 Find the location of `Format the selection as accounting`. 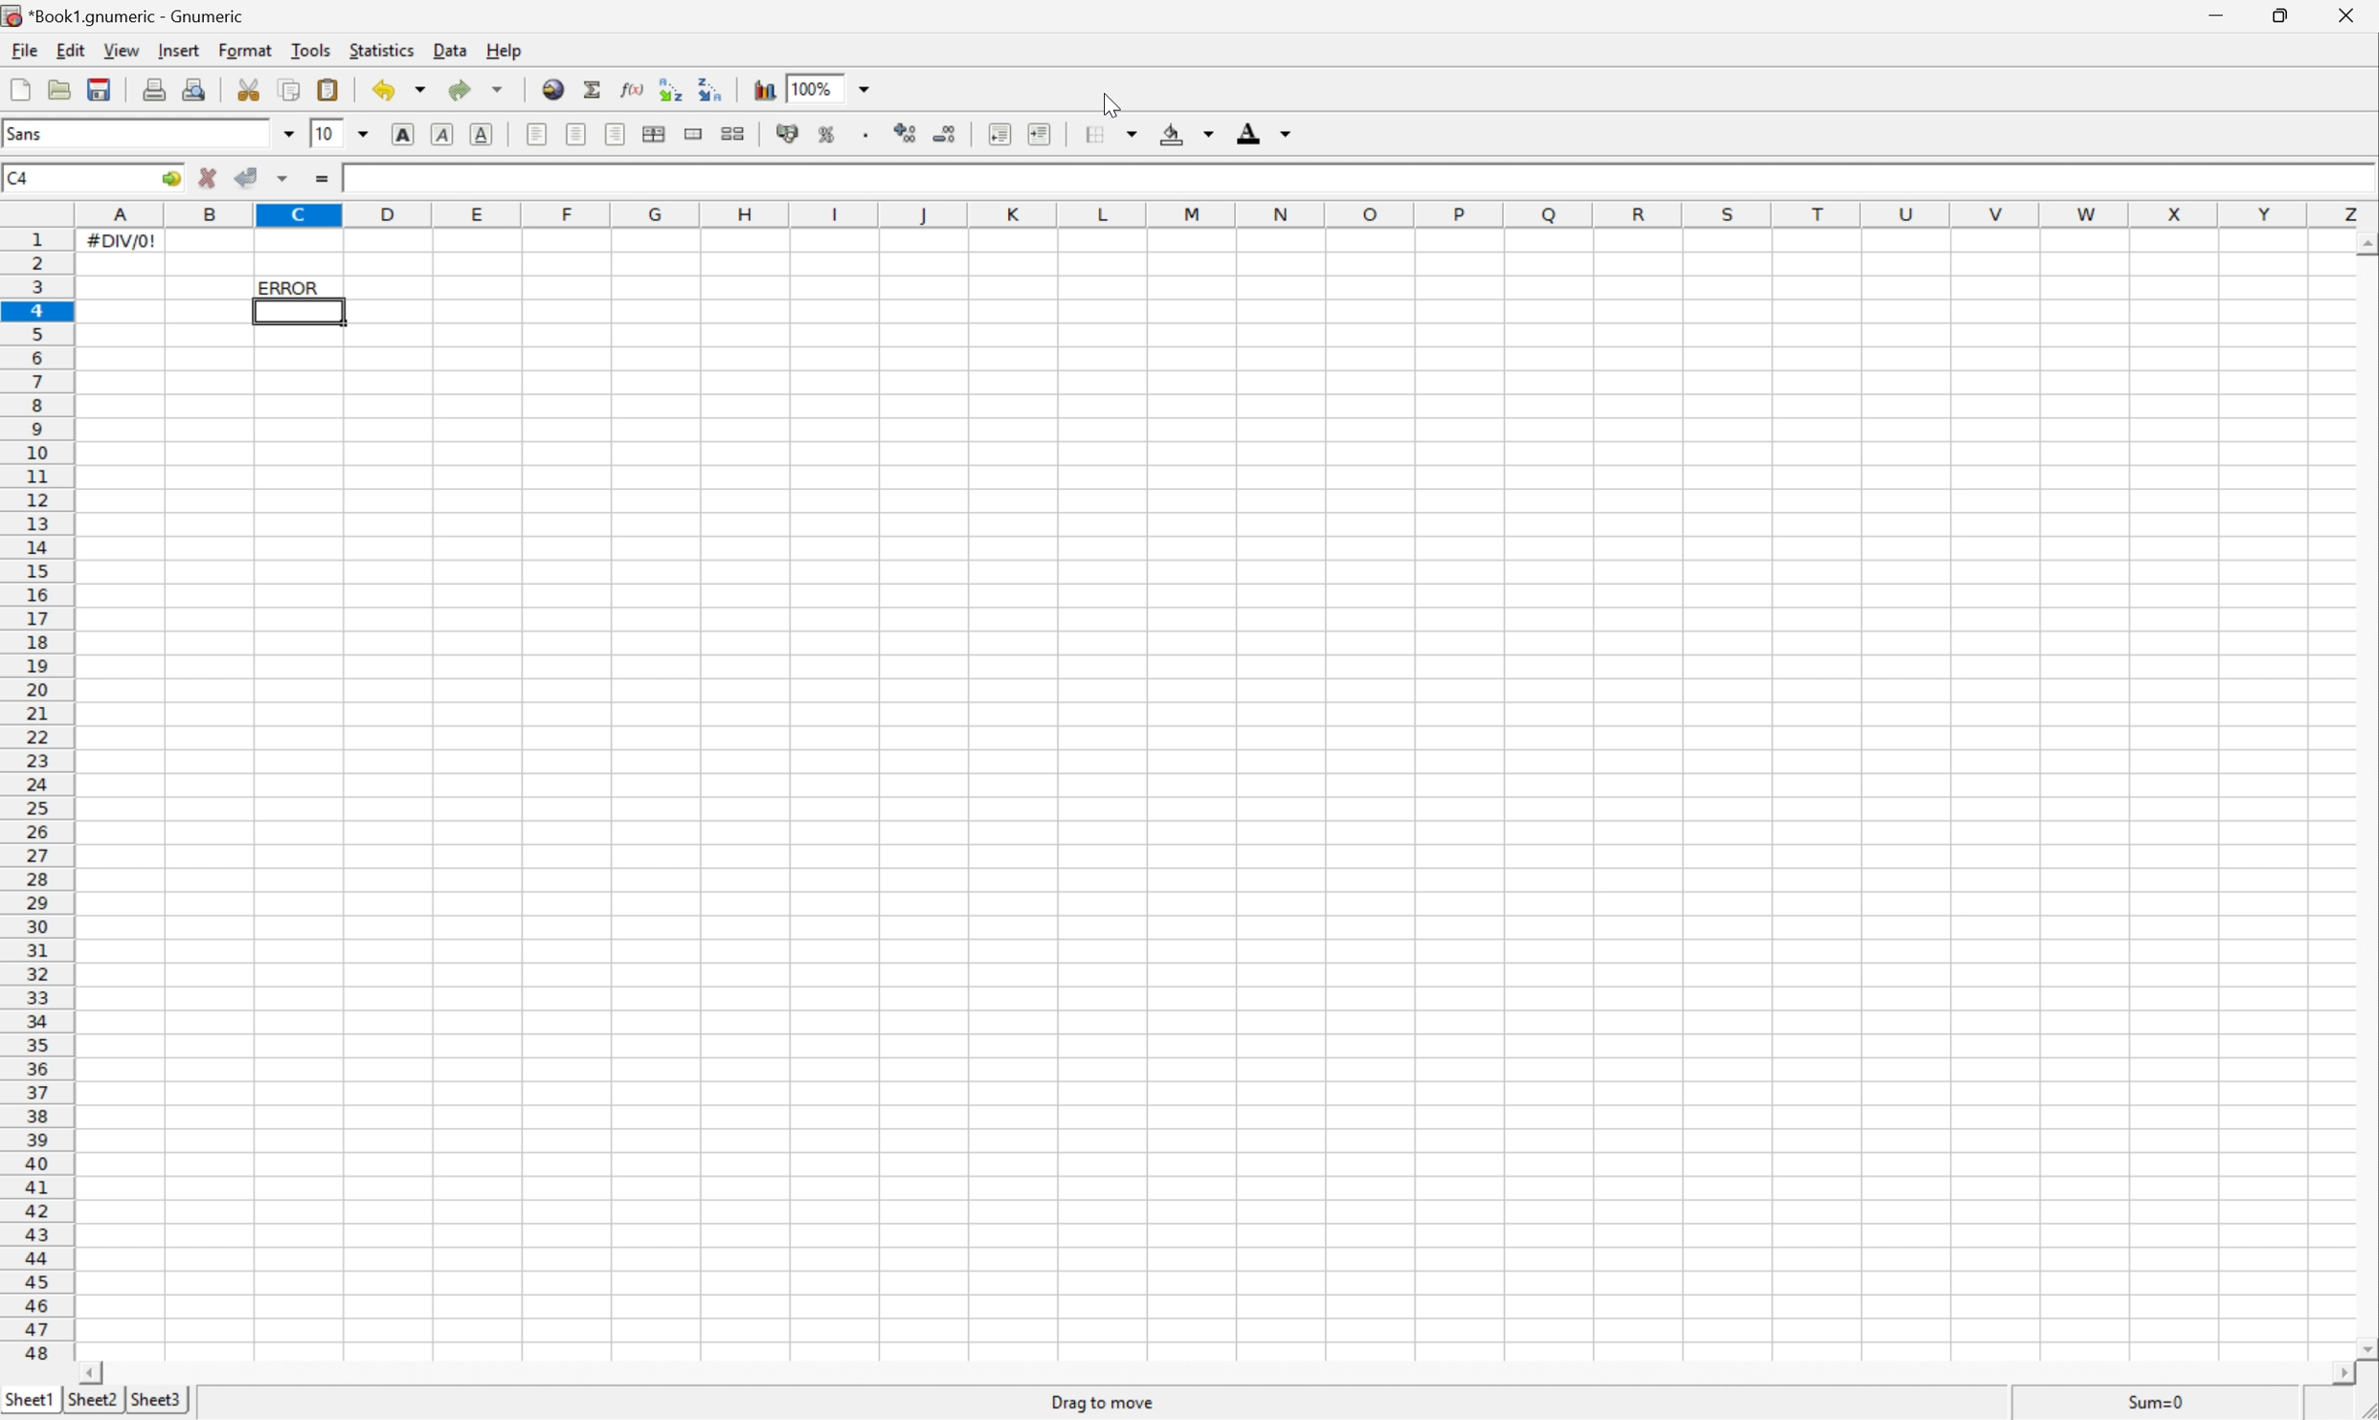

Format the selection as accounting is located at coordinates (787, 133).